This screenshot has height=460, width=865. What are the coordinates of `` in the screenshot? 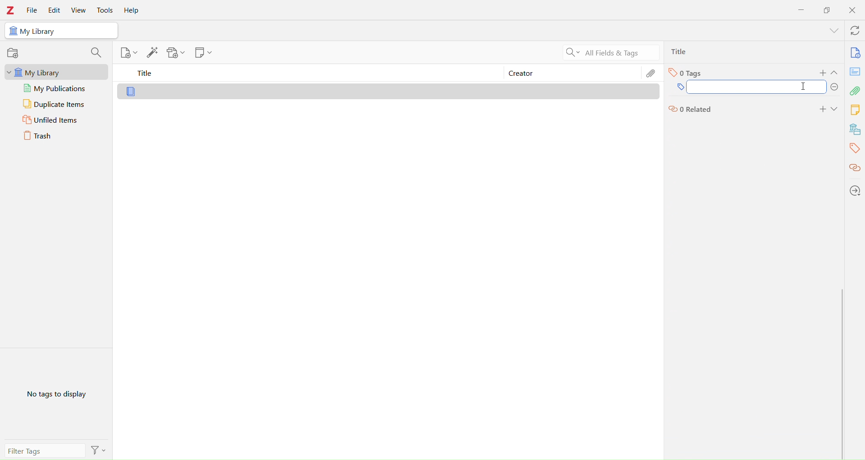 It's located at (105, 10).